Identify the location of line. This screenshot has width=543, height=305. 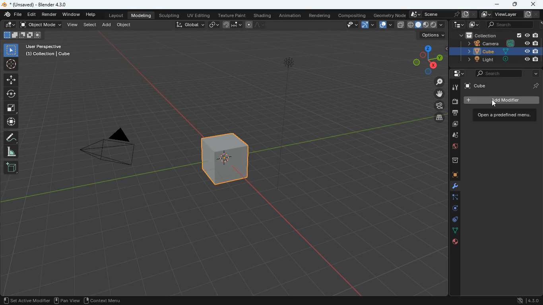
(256, 25).